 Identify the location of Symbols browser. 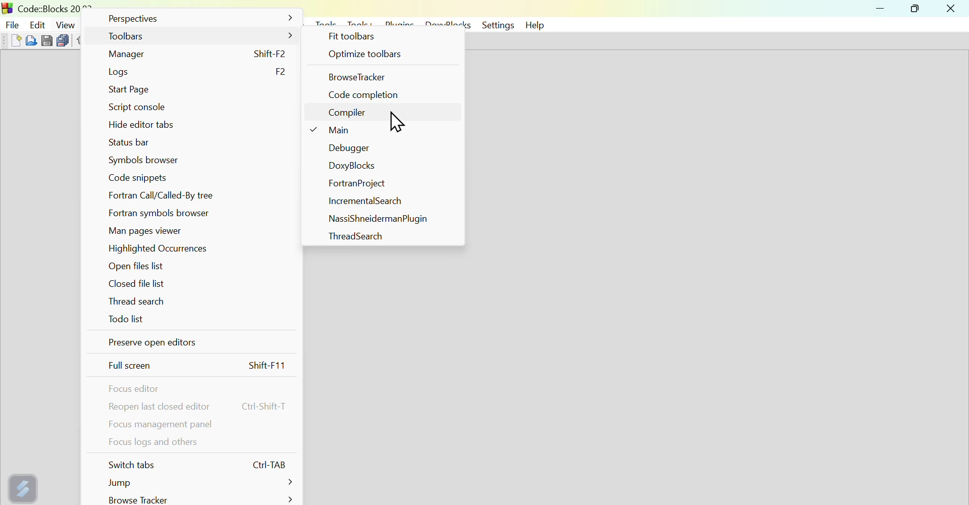
(141, 160).